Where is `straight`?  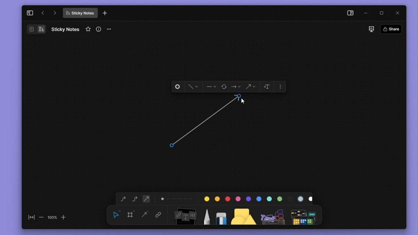 straight is located at coordinates (146, 198).